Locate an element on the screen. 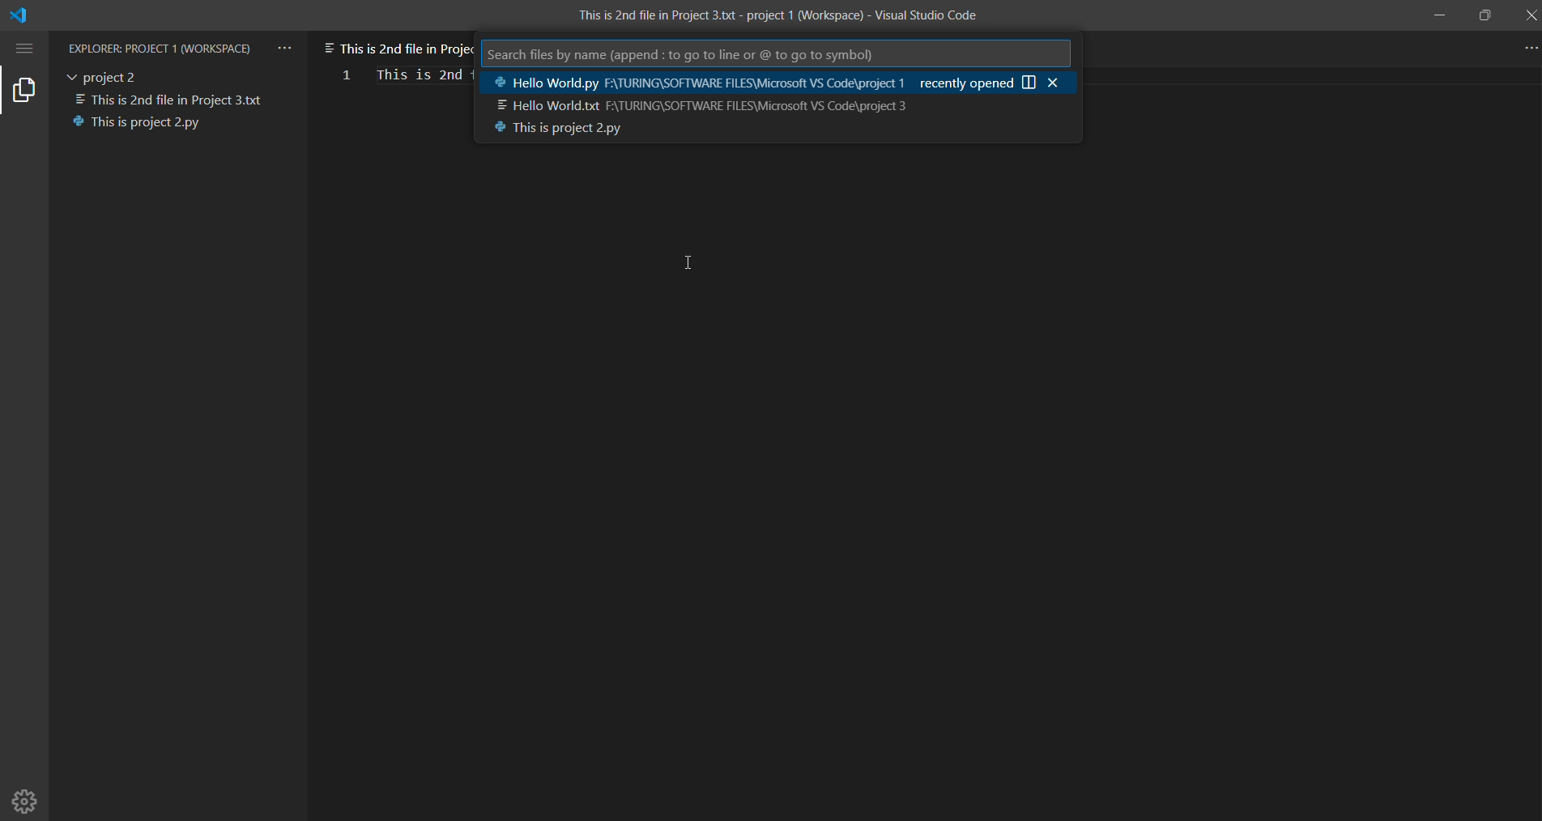 The height and width of the screenshot is (821, 1542). split screen is located at coordinates (1030, 82).